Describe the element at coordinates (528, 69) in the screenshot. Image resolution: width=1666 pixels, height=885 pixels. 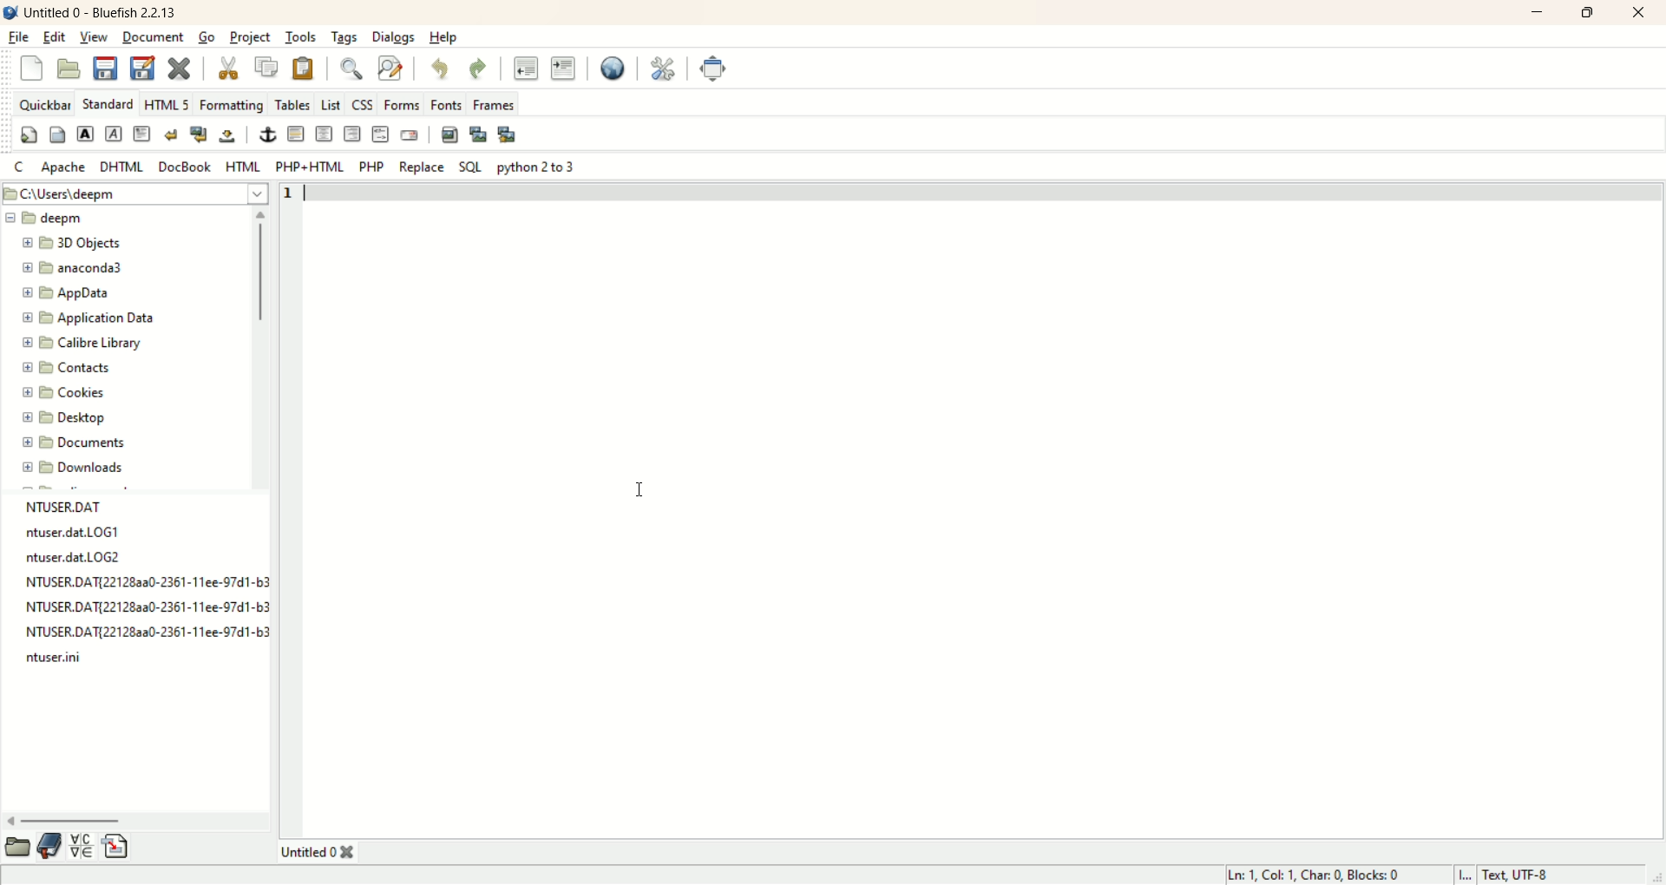
I see `unindent` at that location.